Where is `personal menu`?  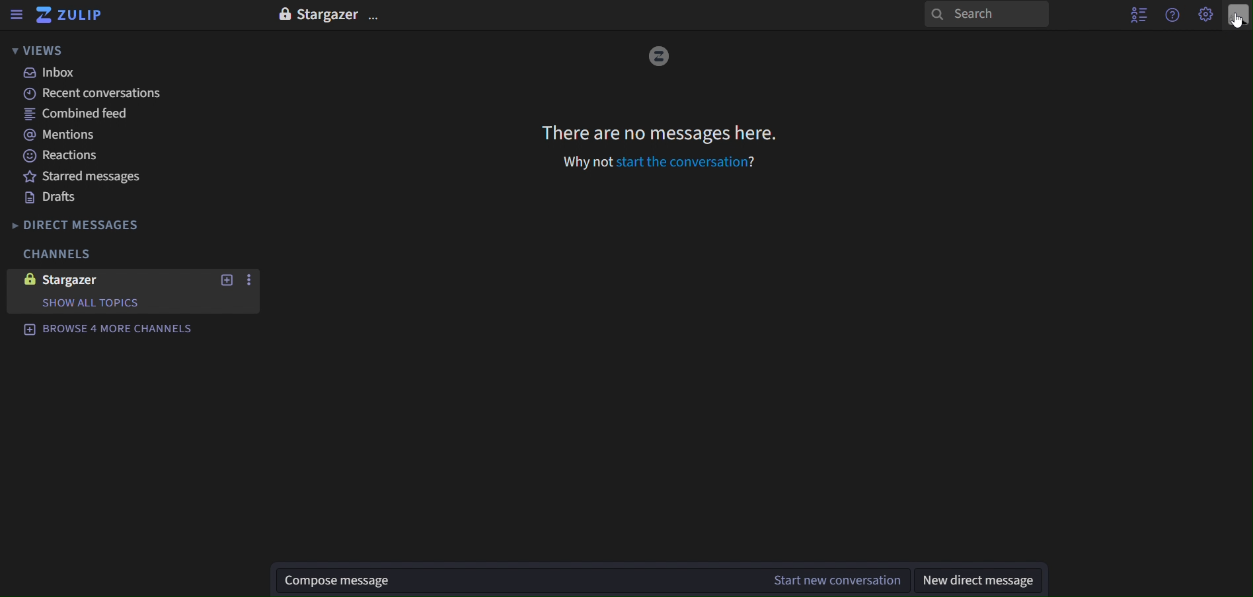
personal menu is located at coordinates (1237, 15).